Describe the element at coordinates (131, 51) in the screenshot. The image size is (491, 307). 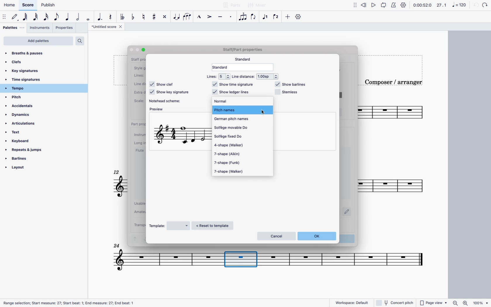
I see `` at that location.